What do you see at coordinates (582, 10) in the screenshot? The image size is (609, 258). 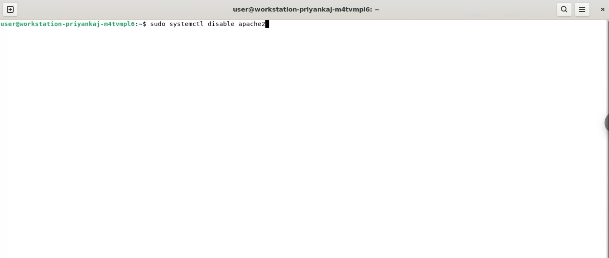 I see `more options` at bounding box center [582, 10].